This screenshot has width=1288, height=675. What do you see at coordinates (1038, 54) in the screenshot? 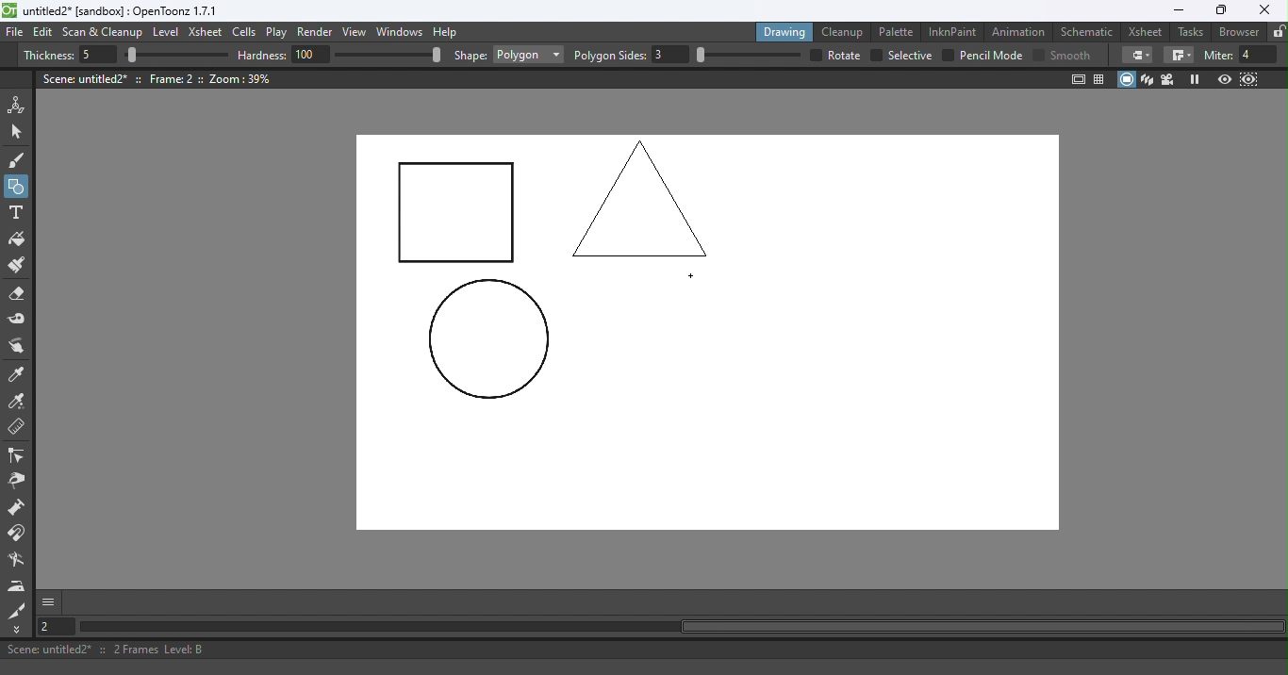
I see `Checkbox ` at bounding box center [1038, 54].